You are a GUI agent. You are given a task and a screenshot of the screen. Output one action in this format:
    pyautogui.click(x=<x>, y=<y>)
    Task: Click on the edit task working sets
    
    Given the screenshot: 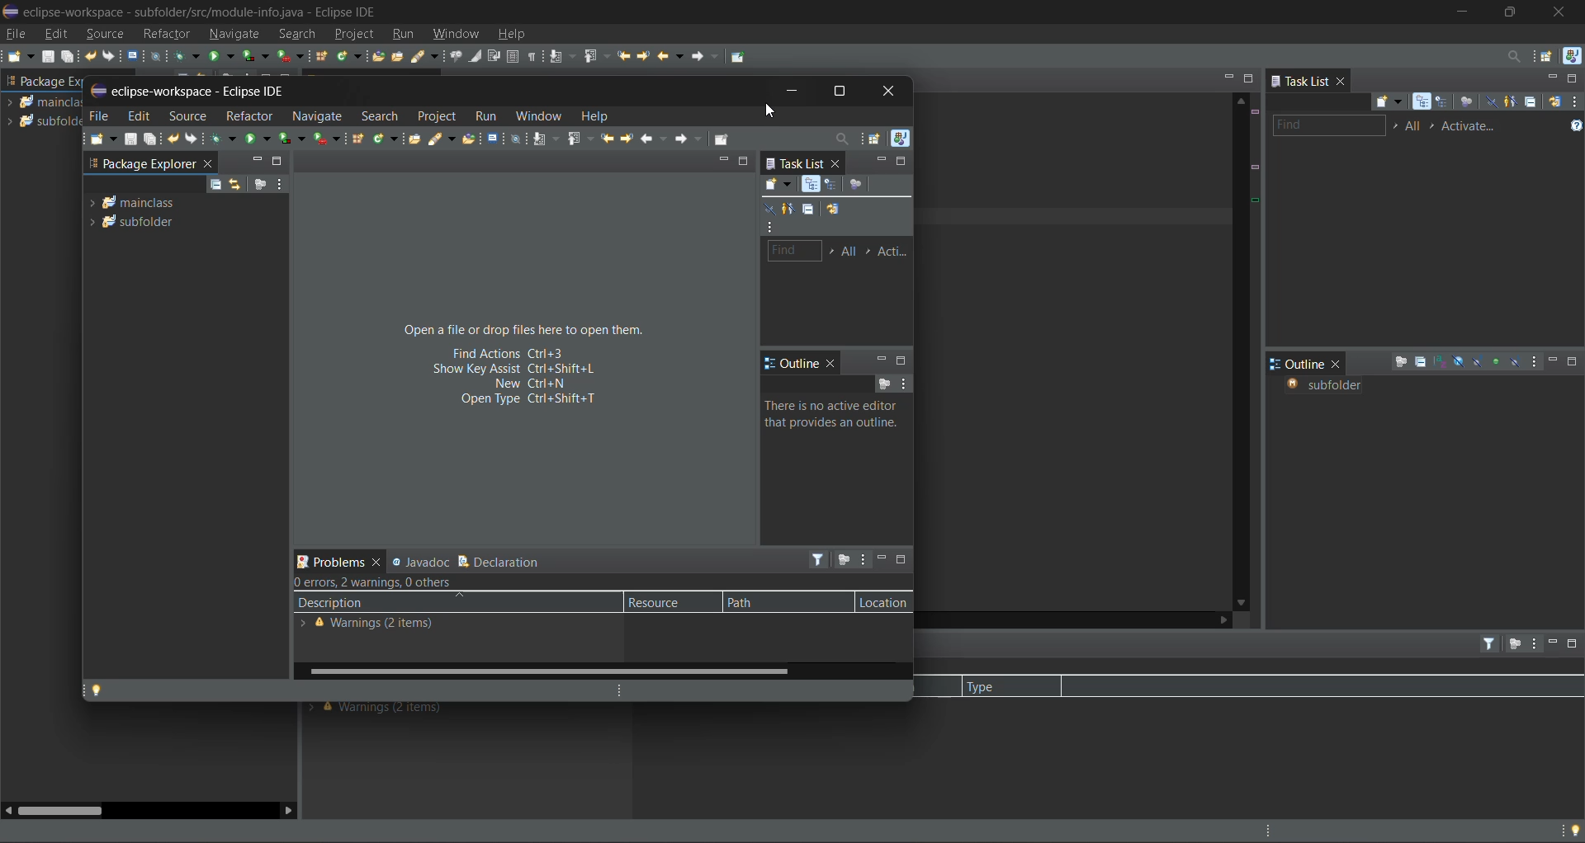 What is the action you would take?
    pyautogui.click(x=1414, y=126)
    